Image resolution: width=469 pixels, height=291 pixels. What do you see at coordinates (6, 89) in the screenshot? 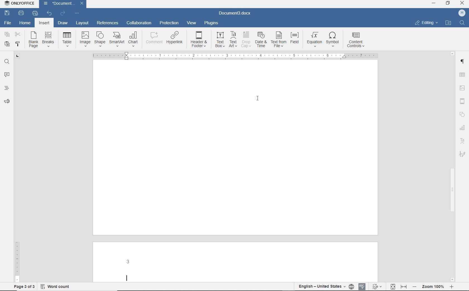
I see `HEADINGS` at bounding box center [6, 89].